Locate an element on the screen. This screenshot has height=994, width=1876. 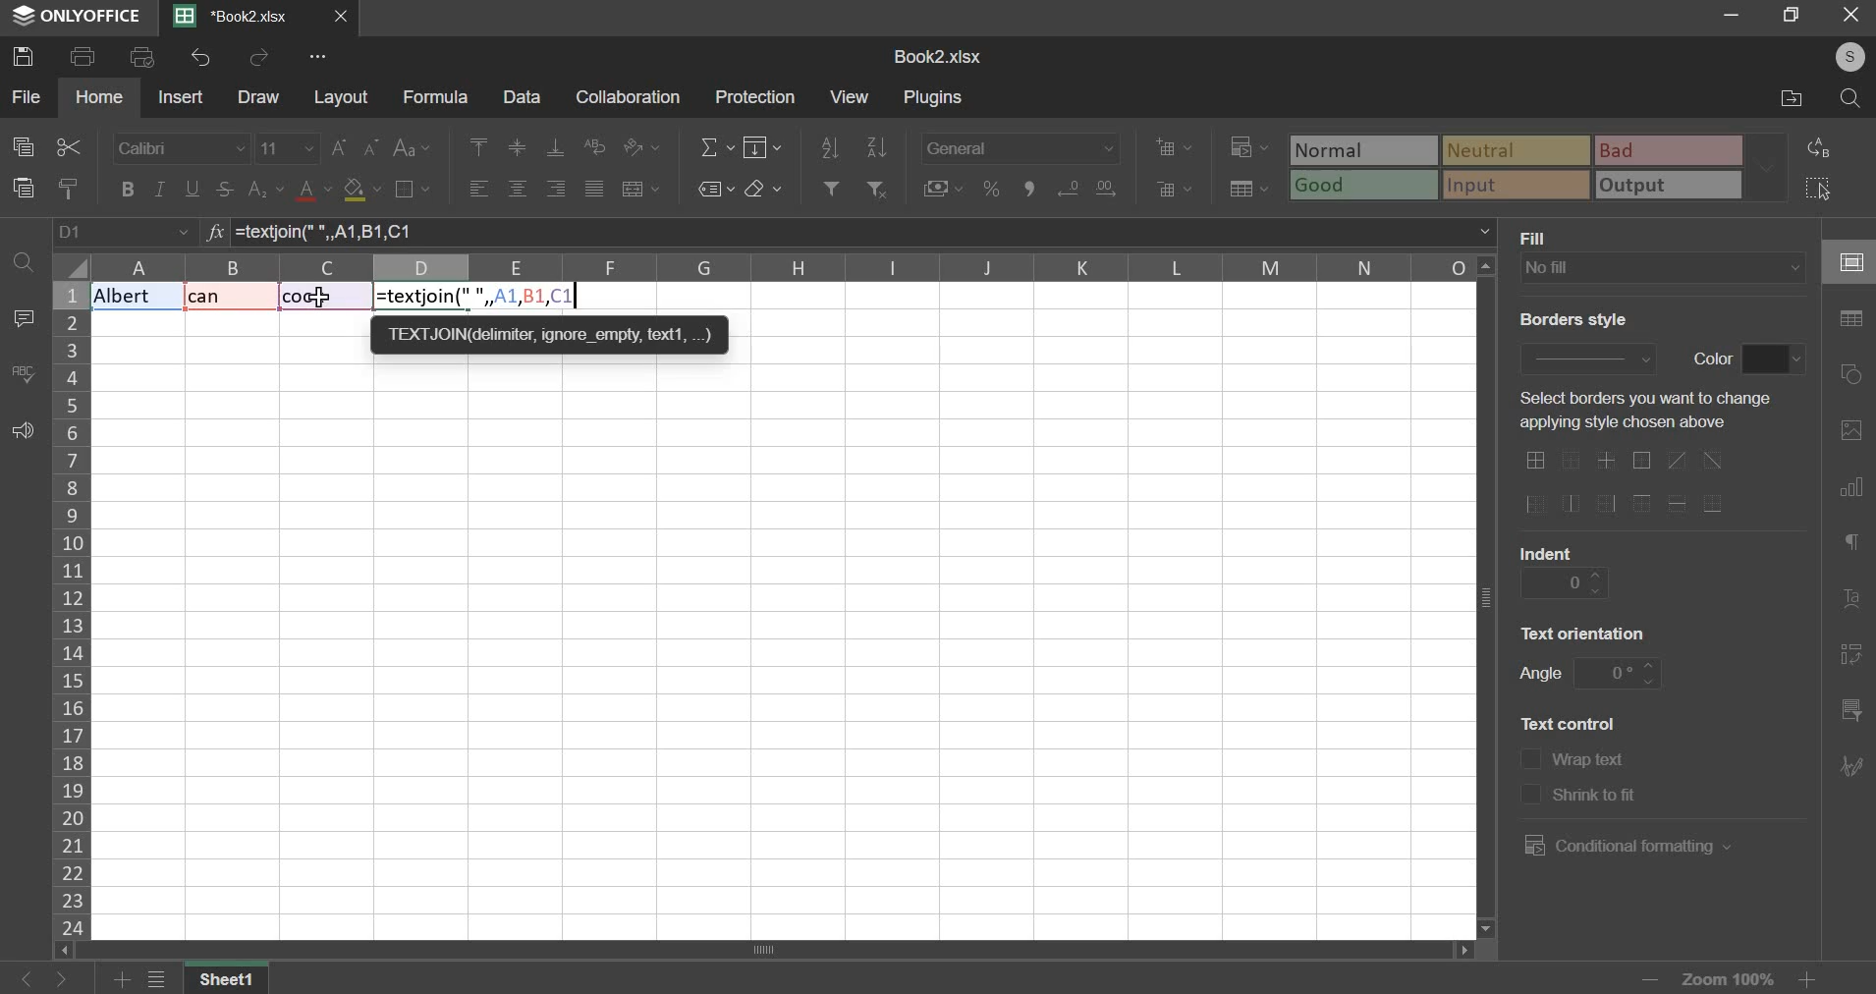
text is located at coordinates (1585, 632).